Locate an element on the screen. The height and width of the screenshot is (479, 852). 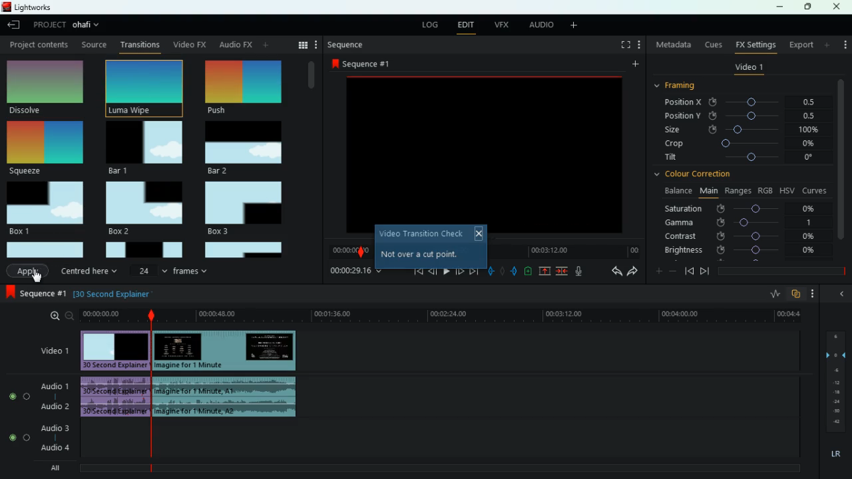
maximize is located at coordinates (809, 7).